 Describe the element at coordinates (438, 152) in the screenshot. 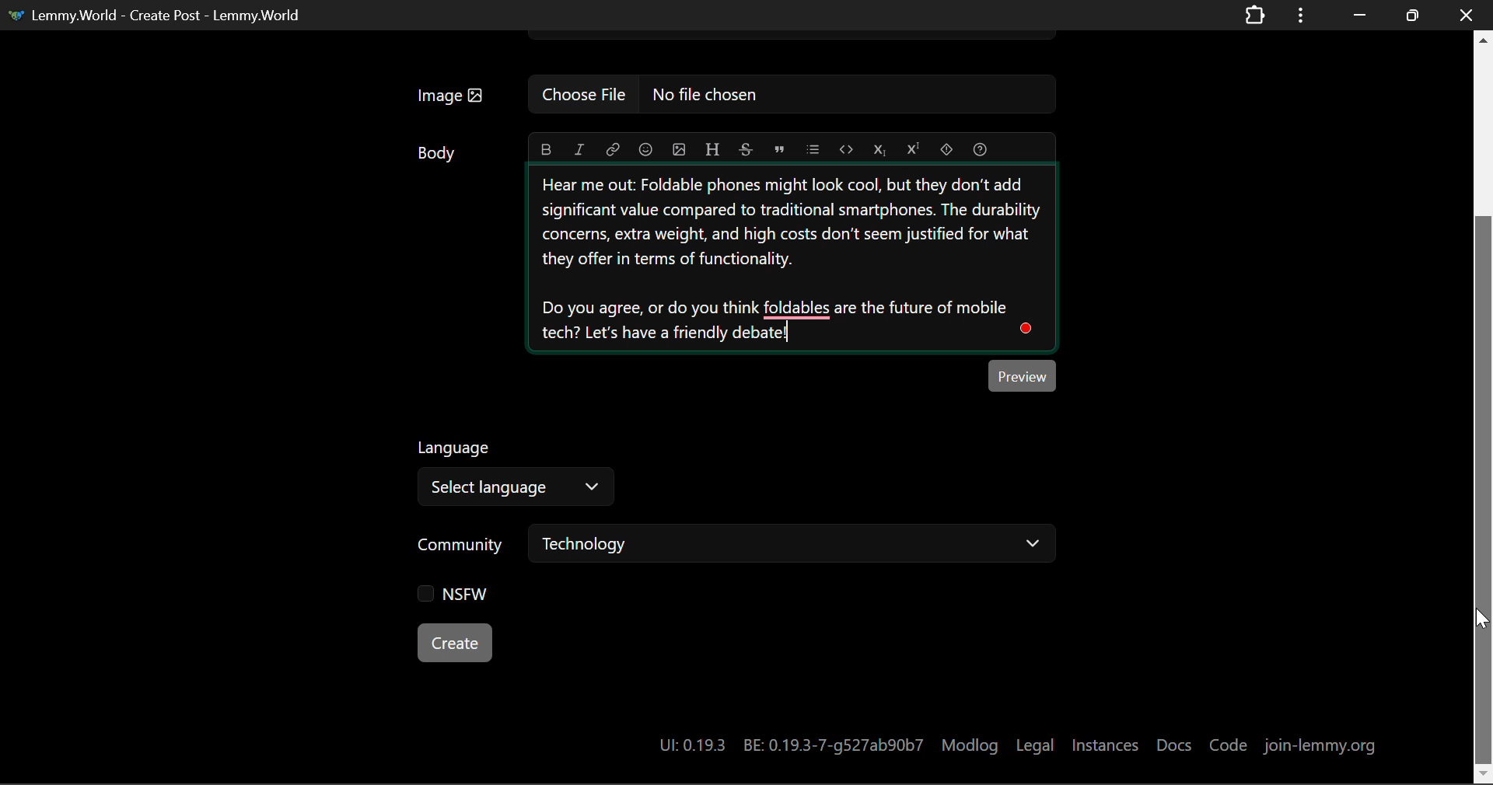

I see `Body` at that location.